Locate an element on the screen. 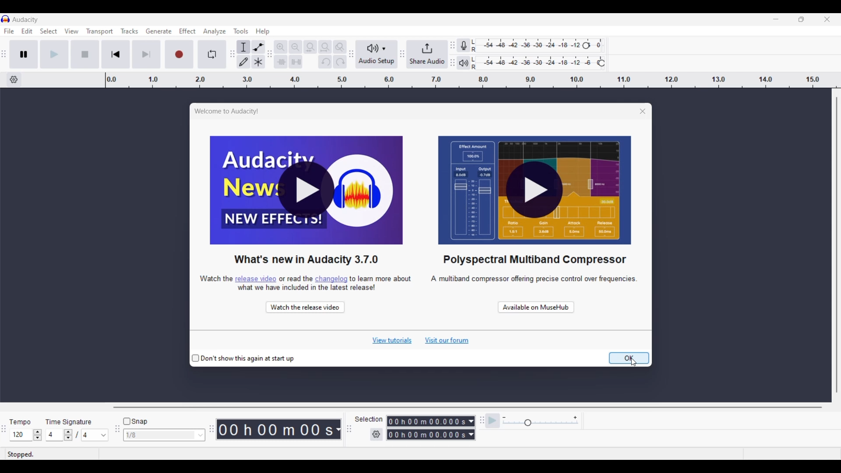 The width and height of the screenshot is (841, 473). Selection tool is located at coordinates (244, 47).